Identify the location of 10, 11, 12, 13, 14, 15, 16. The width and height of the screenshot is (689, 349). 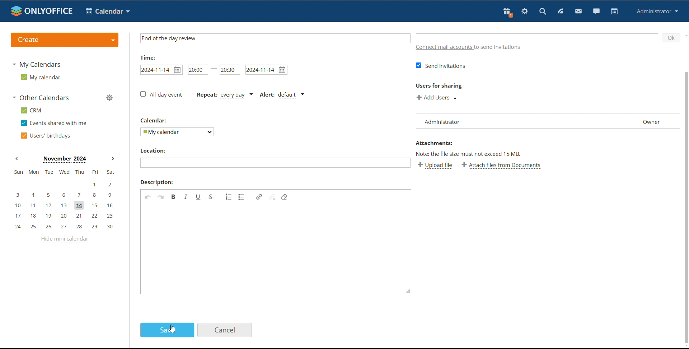
(66, 206).